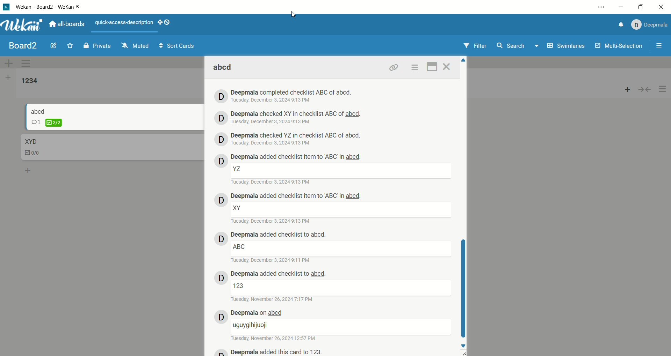 The image size is (671, 356). Describe the element at coordinates (296, 196) in the screenshot. I see `deepmala history` at that location.